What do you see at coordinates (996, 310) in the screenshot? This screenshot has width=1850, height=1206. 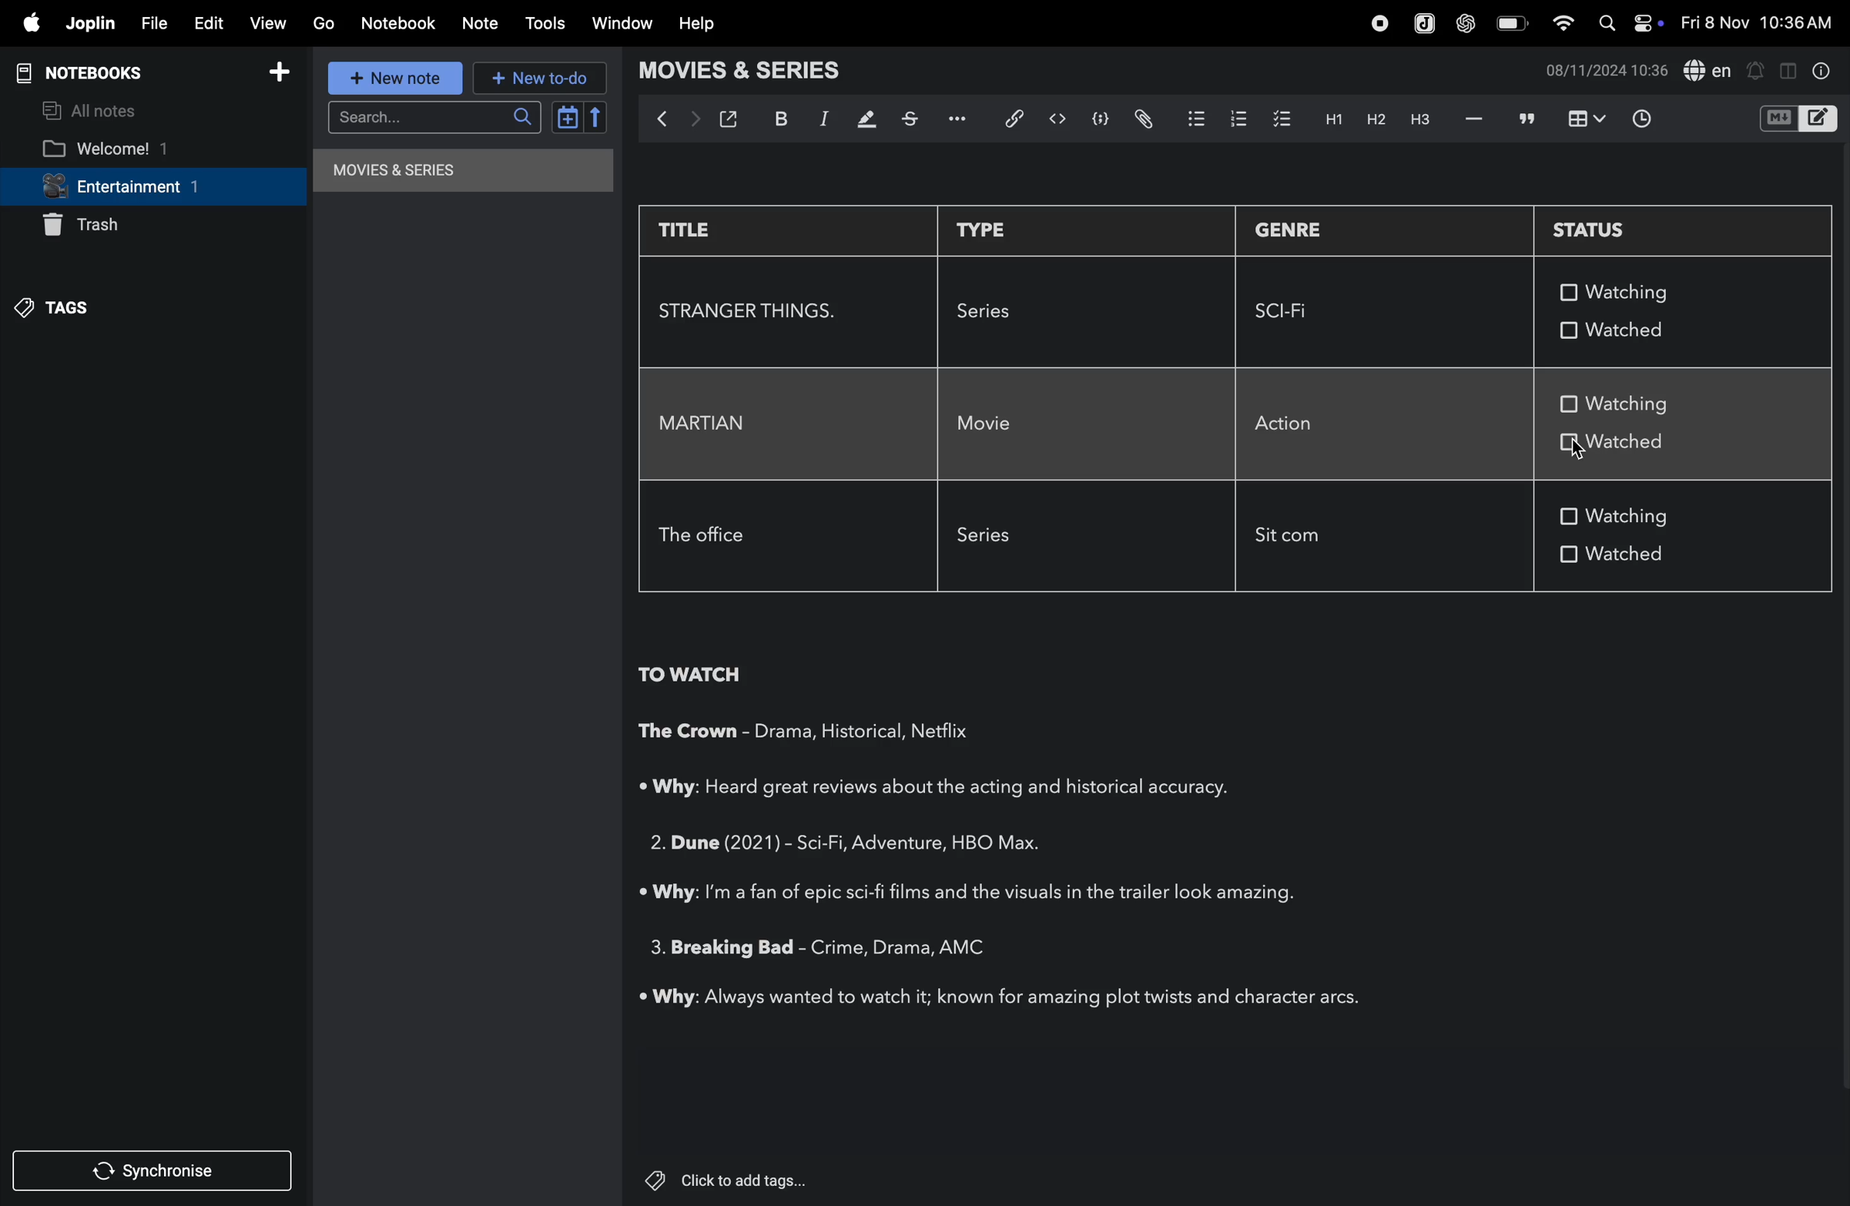 I see `series` at bounding box center [996, 310].